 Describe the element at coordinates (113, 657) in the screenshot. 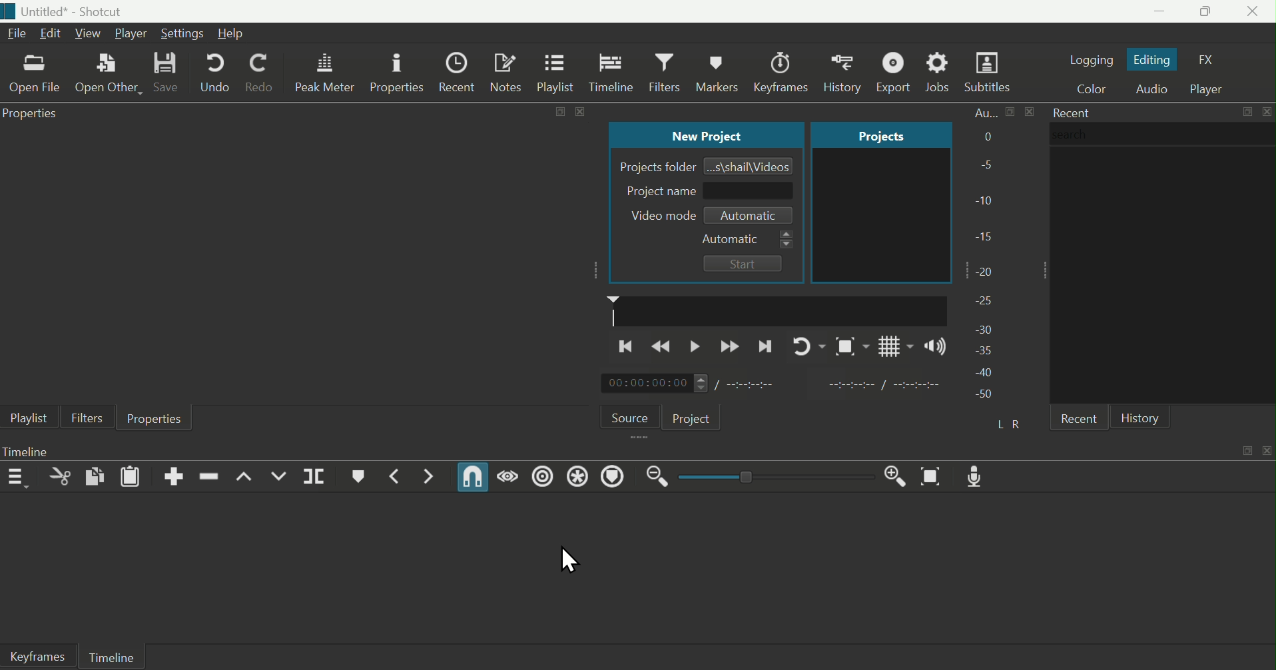

I see `Timeline` at that location.